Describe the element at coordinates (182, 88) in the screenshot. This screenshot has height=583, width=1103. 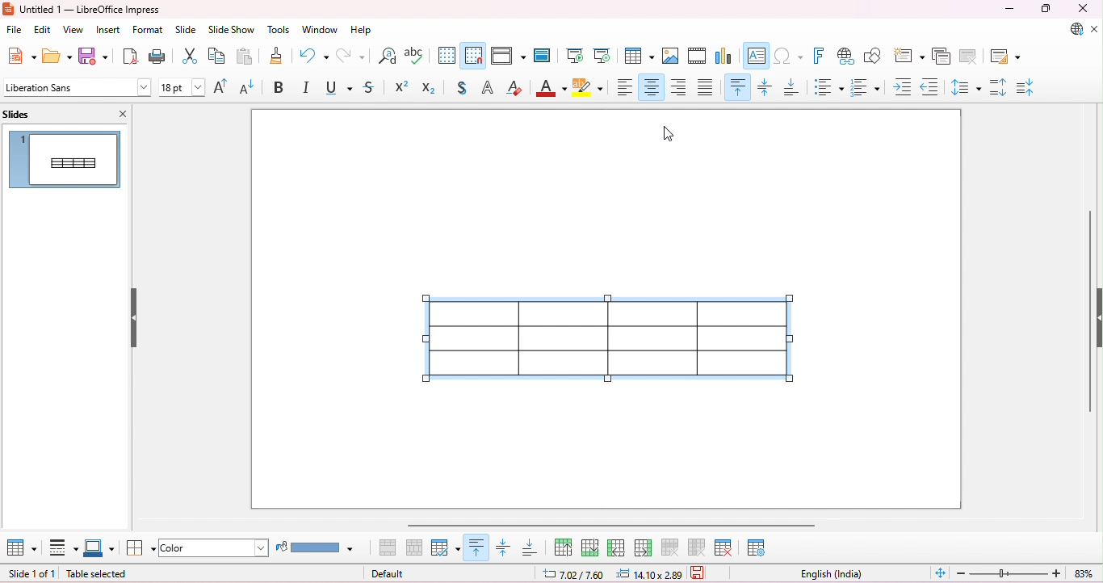
I see `font size` at that location.